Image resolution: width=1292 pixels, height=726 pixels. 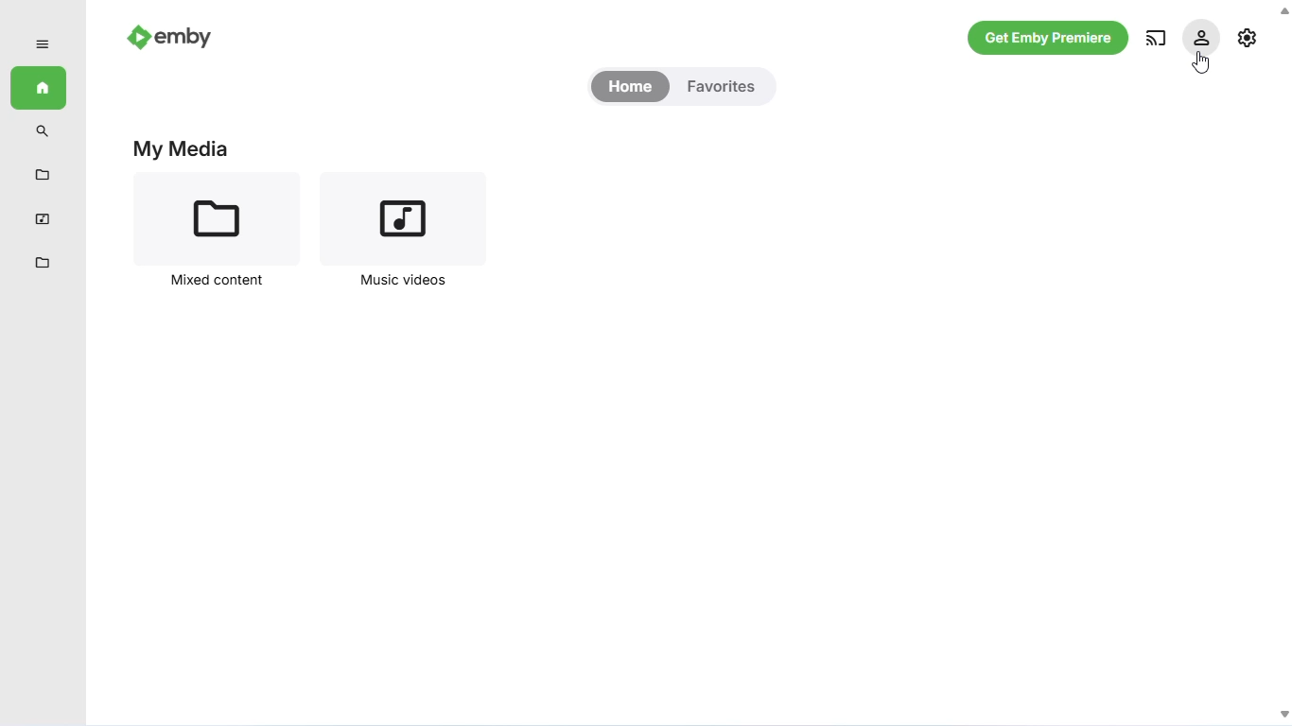 What do you see at coordinates (1248, 37) in the screenshot?
I see `manage emby server` at bounding box center [1248, 37].